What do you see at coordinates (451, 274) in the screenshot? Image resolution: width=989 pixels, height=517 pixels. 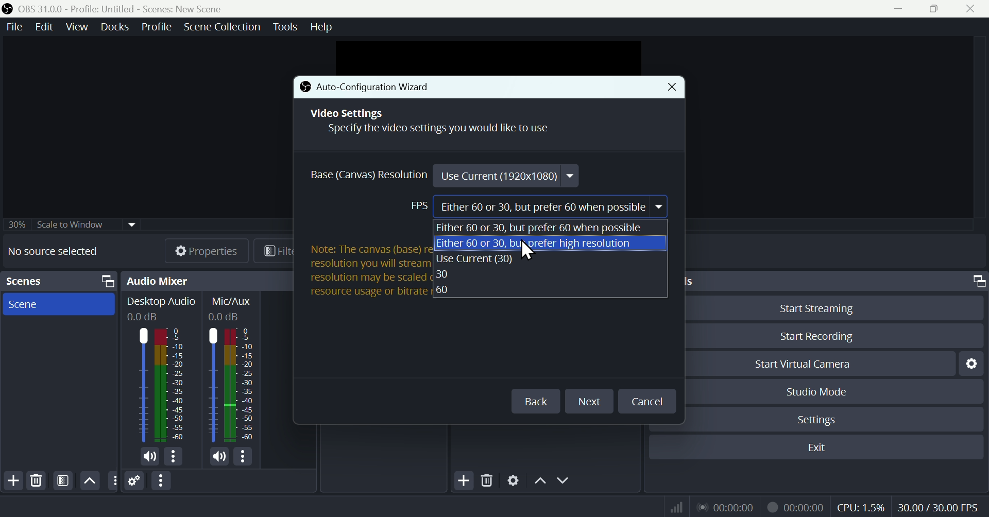 I see `30` at bounding box center [451, 274].